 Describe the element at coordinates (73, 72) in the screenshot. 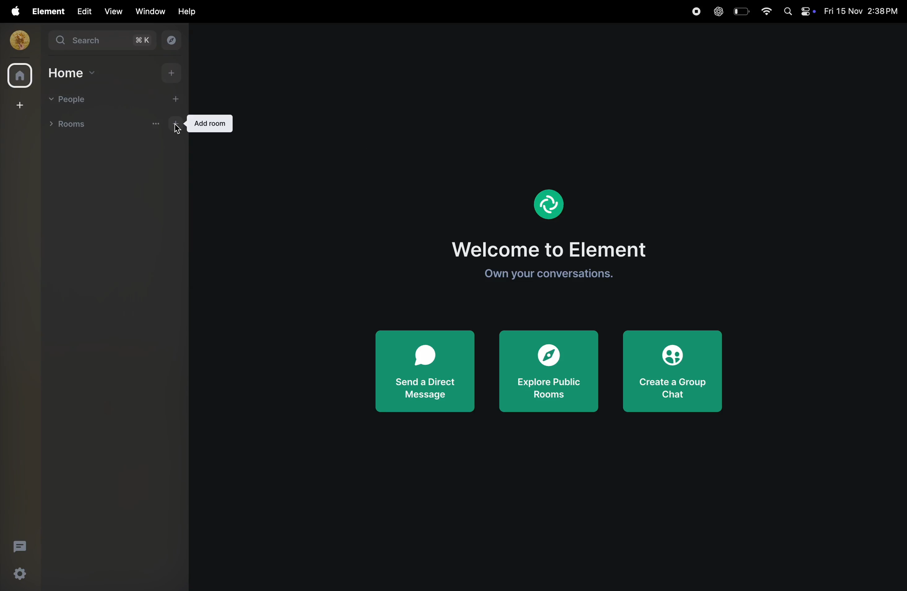

I see `home` at that location.